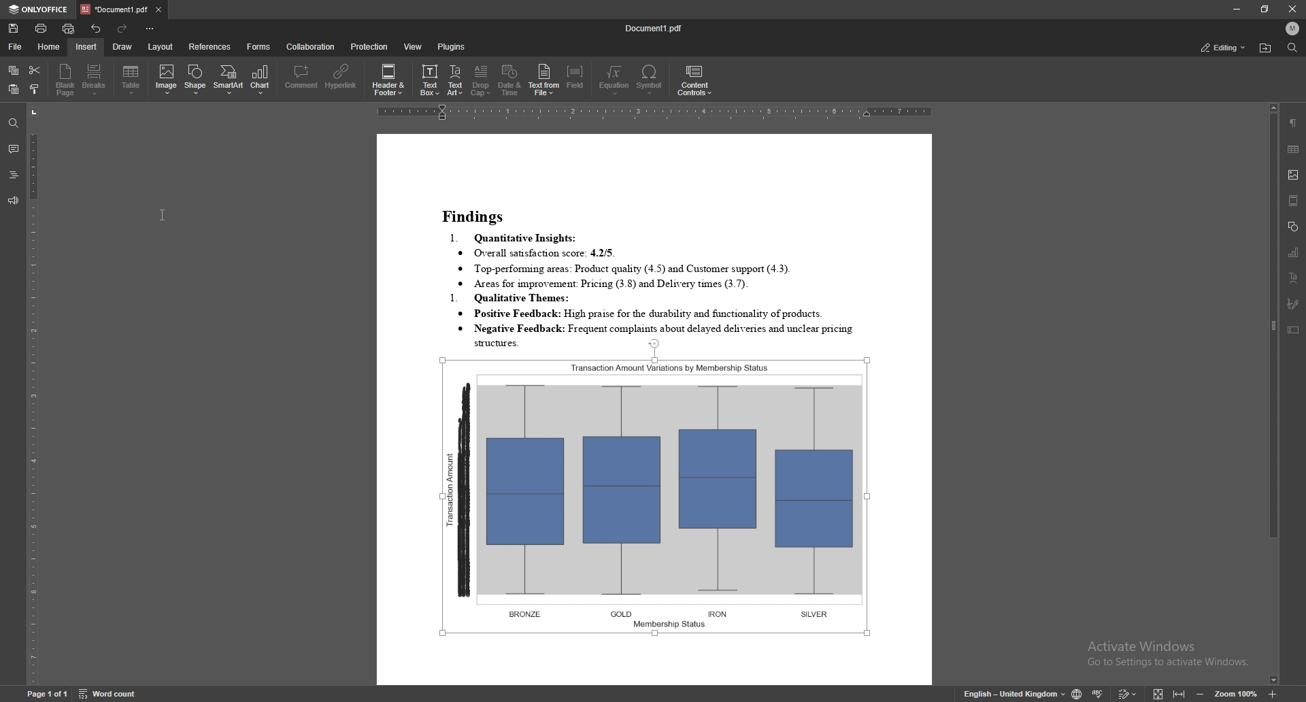 Image resolution: width=1306 pixels, height=702 pixels. What do you see at coordinates (14, 175) in the screenshot?
I see `headings` at bounding box center [14, 175].